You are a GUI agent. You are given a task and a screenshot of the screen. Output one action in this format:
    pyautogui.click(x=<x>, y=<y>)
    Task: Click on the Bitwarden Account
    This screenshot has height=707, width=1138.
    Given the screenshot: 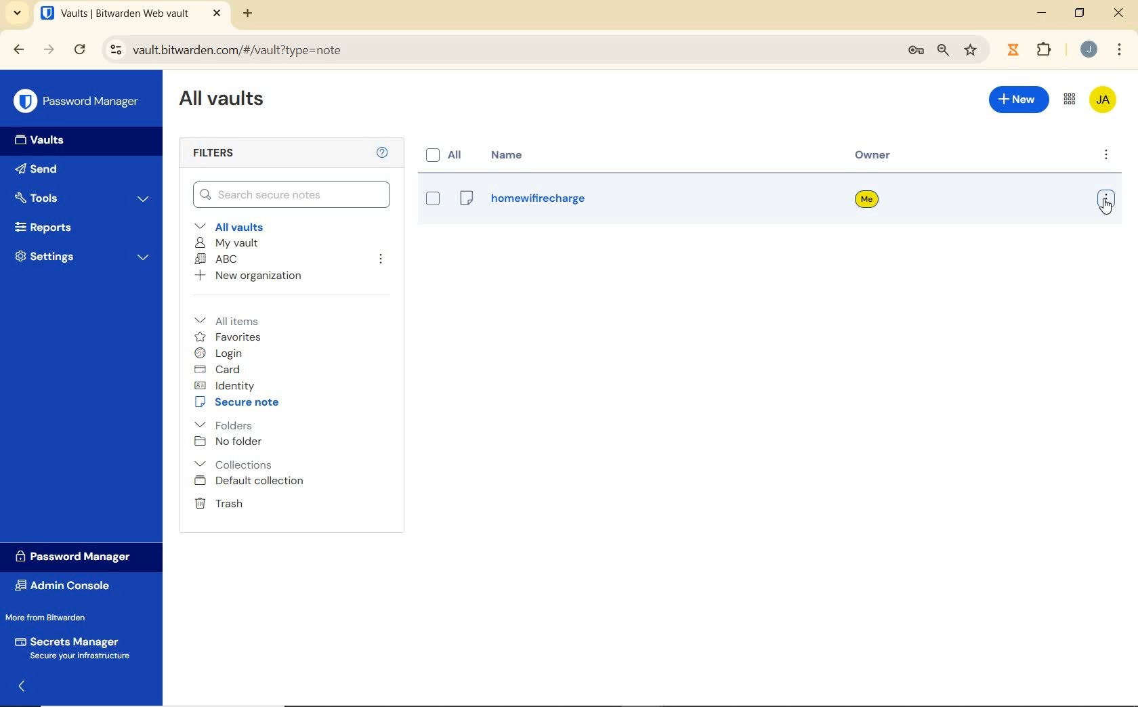 What is the action you would take?
    pyautogui.click(x=1104, y=101)
    